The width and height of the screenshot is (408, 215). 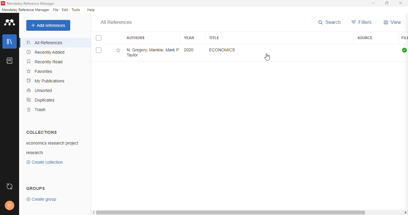 What do you see at coordinates (362, 22) in the screenshot?
I see `filters` at bounding box center [362, 22].